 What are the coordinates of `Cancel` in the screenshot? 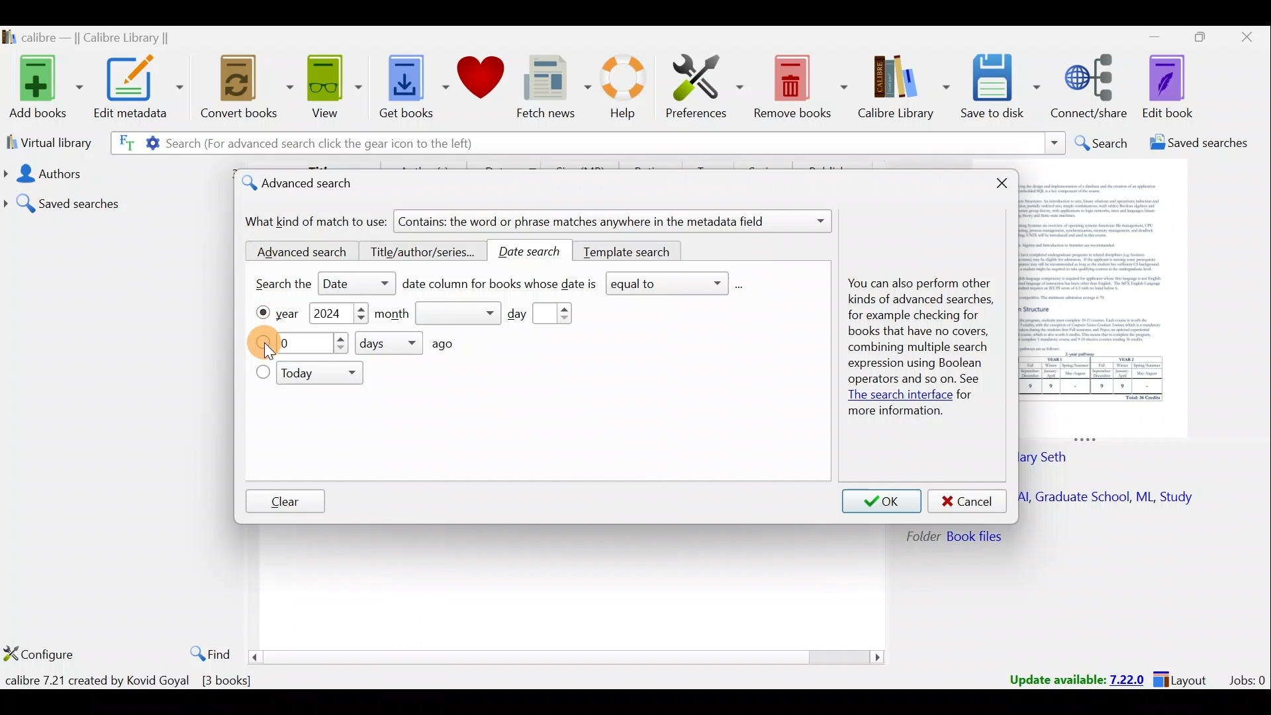 It's located at (968, 502).